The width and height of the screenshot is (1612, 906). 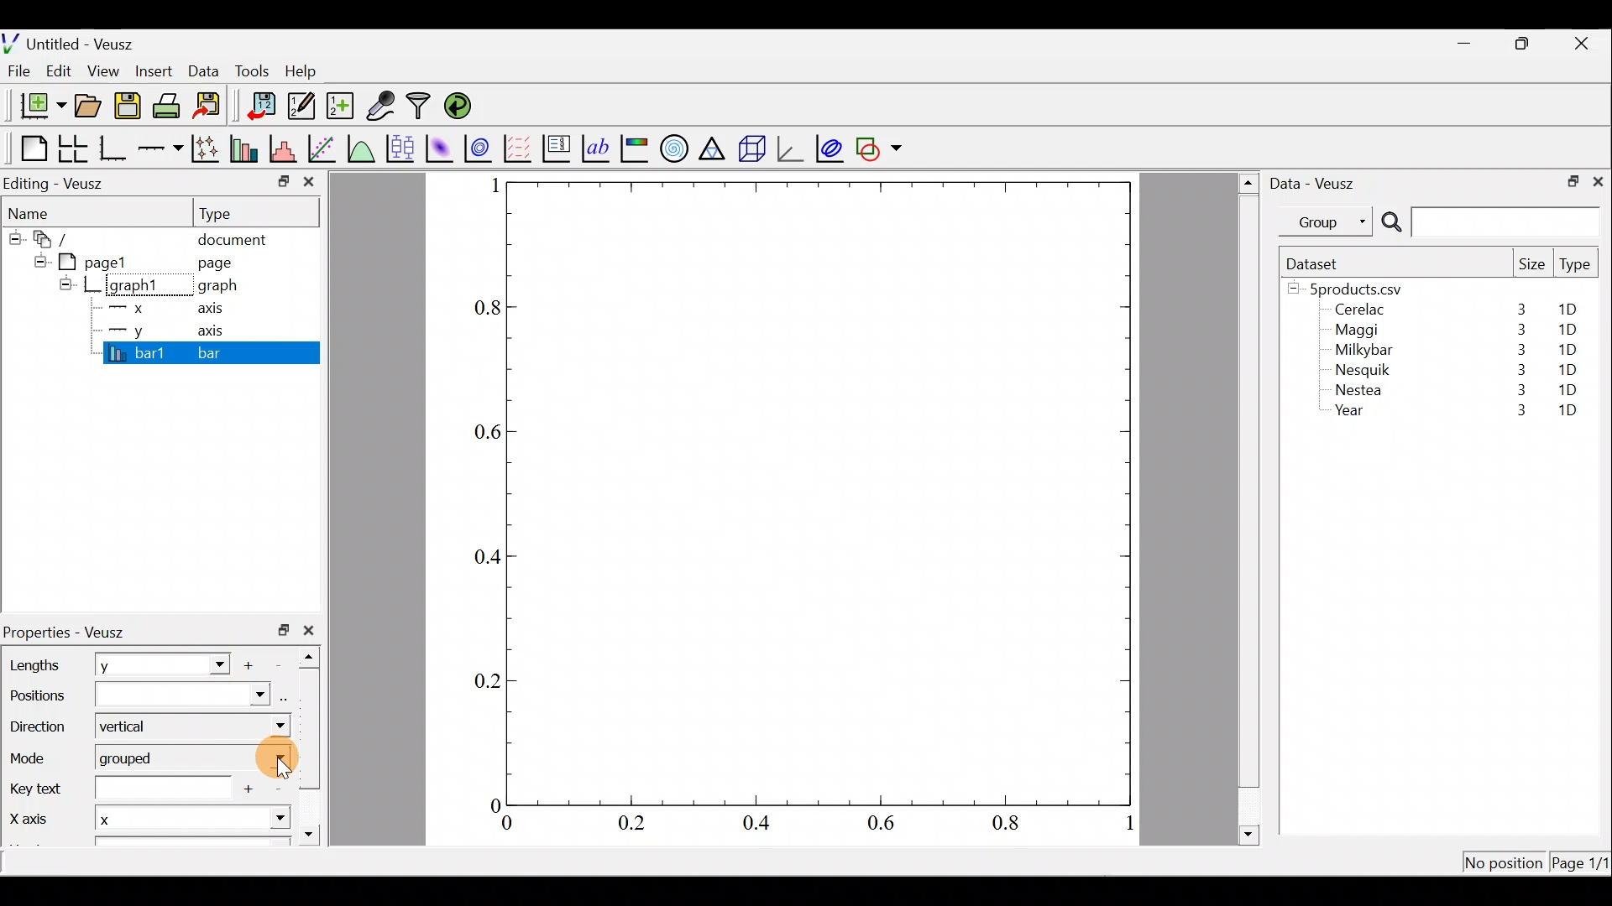 What do you see at coordinates (1570, 367) in the screenshot?
I see `1D` at bounding box center [1570, 367].